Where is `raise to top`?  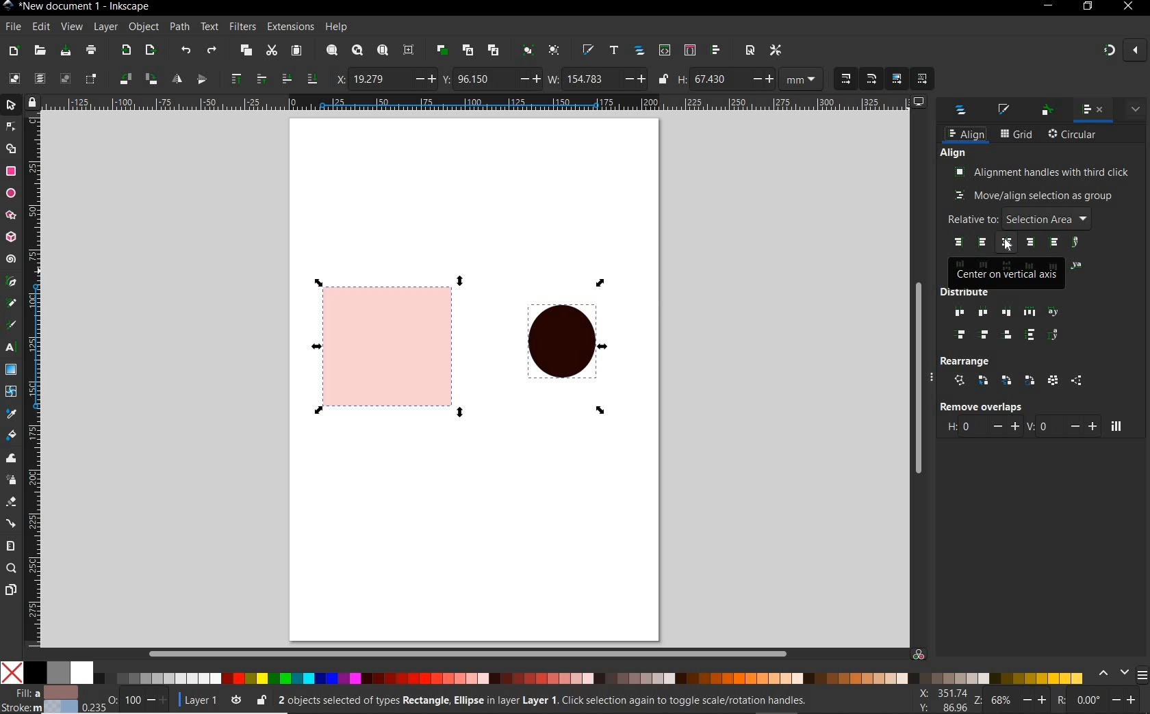
raise to top is located at coordinates (238, 77).